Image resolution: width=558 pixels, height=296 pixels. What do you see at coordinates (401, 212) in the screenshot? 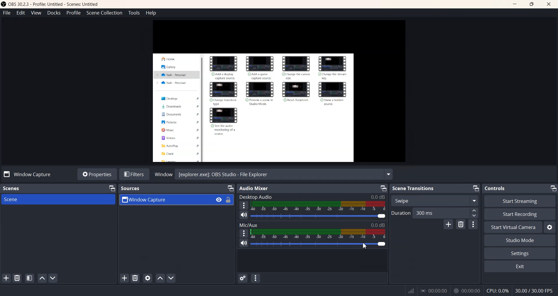
I see `Duration` at bounding box center [401, 212].